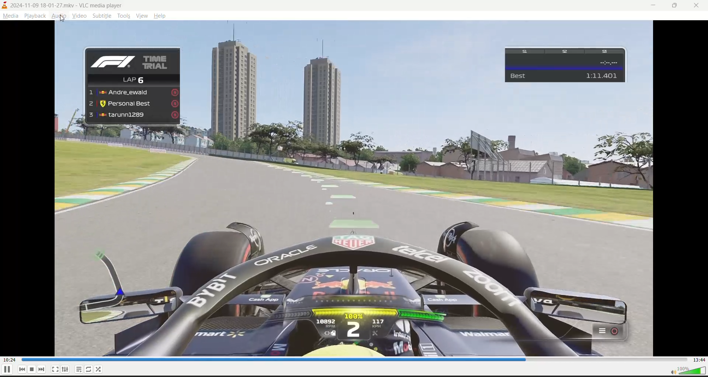 This screenshot has height=377, width=708. What do you see at coordinates (688, 371) in the screenshot?
I see `volume` at bounding box center [688, 371].